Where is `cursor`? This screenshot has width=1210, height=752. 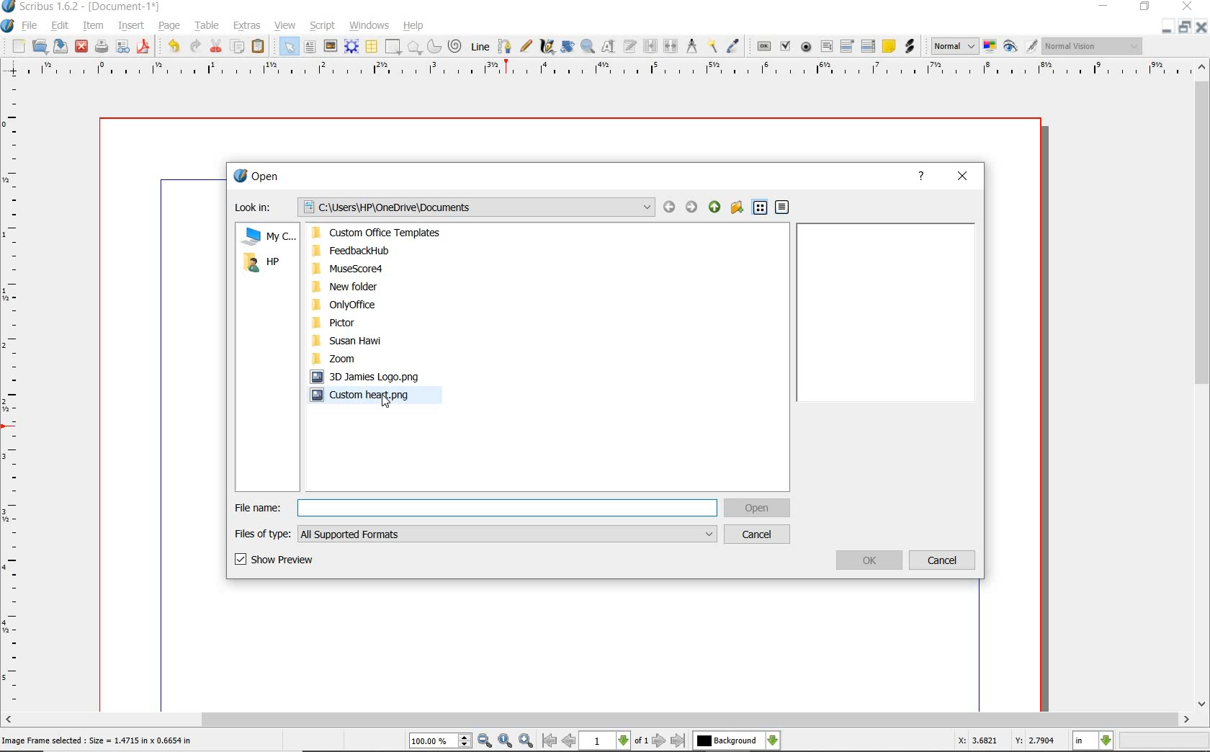
cursor is located at coordinates (385, 400).